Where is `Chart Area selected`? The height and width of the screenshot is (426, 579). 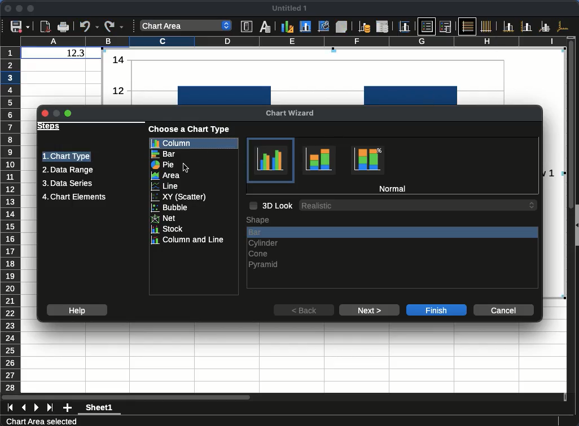
Chart Area selected is located at coordinates (41, 421).